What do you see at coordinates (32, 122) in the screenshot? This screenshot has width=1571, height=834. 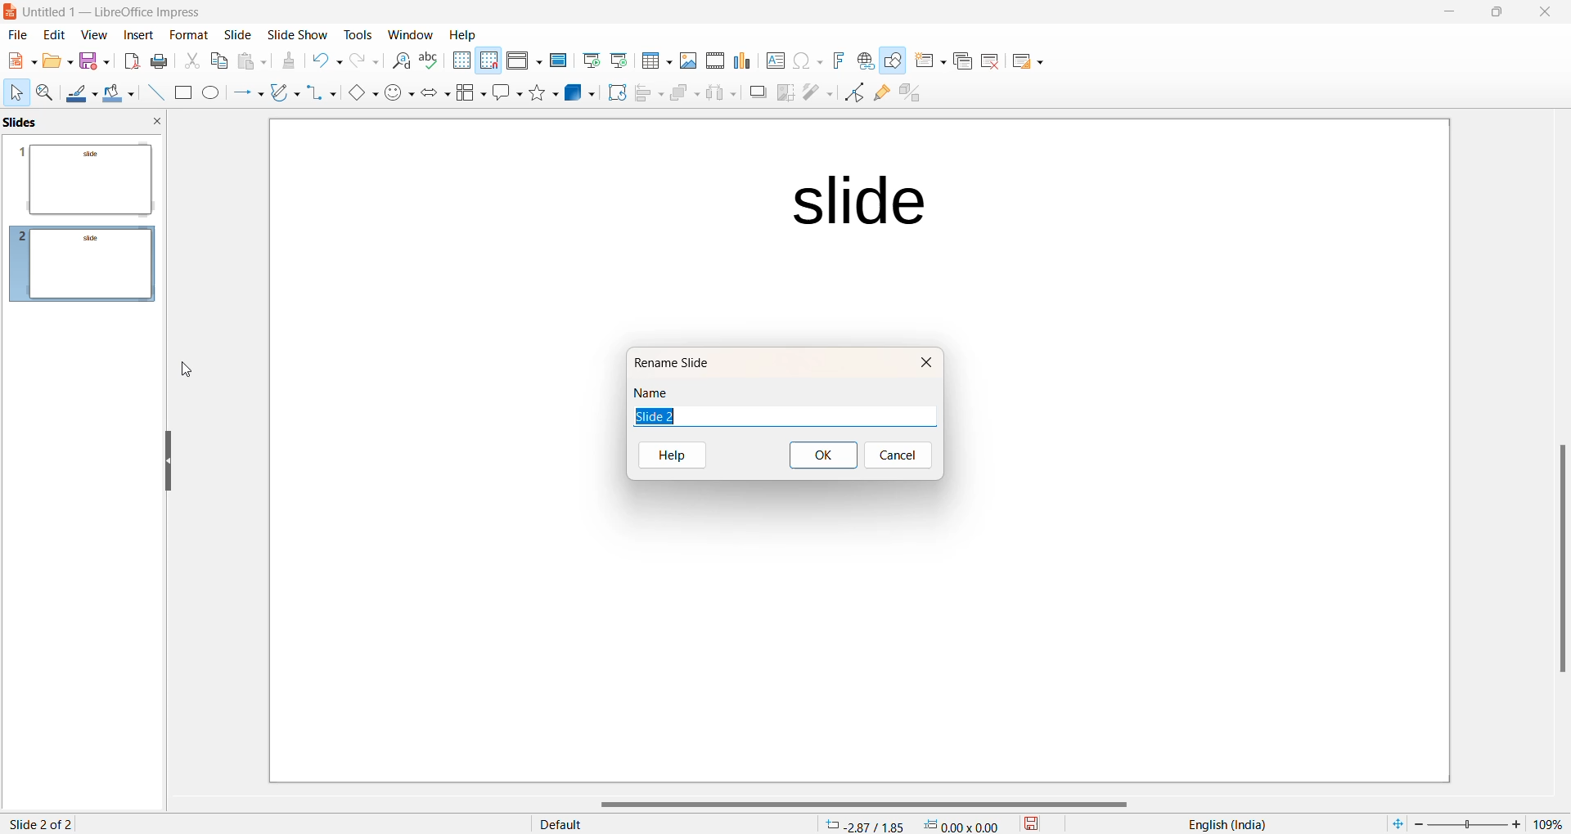 I see `slide preview pane` at bounding box center [32, 122].